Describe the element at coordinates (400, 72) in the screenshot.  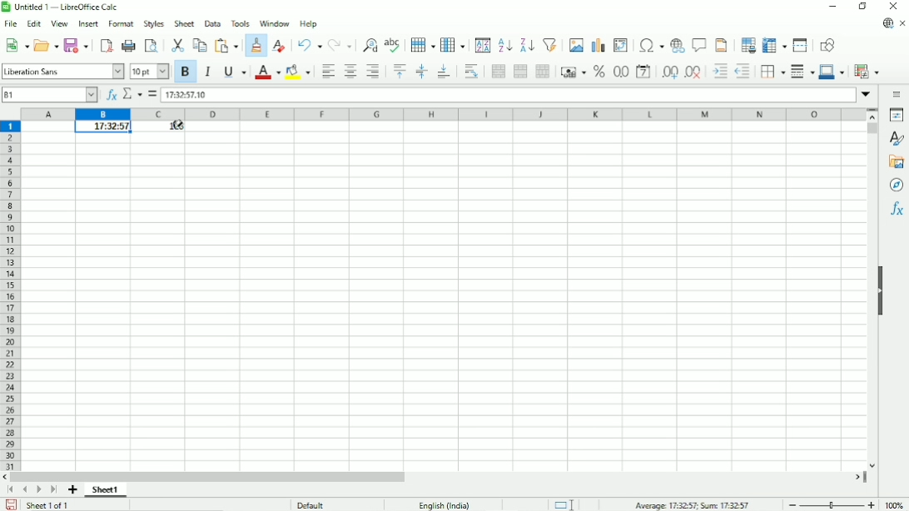
I see `Align top` at that location.